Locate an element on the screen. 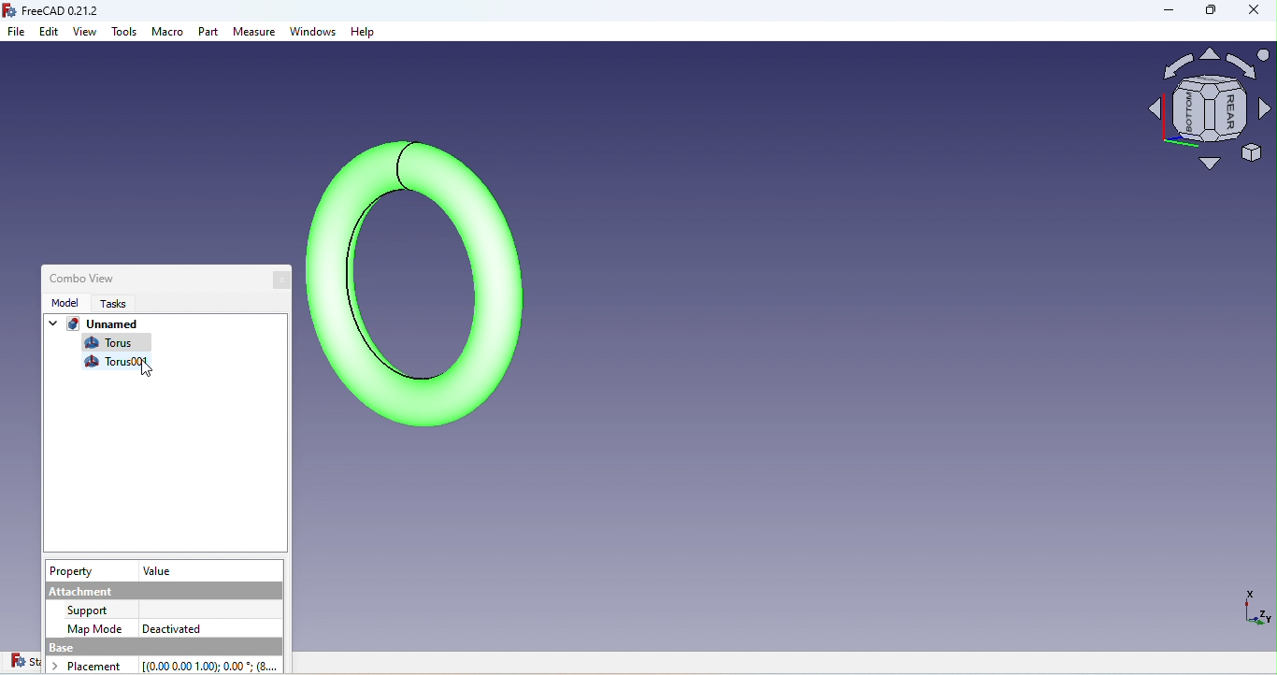 The image size is (1277, 675). base is located at coordinates (160, 647).